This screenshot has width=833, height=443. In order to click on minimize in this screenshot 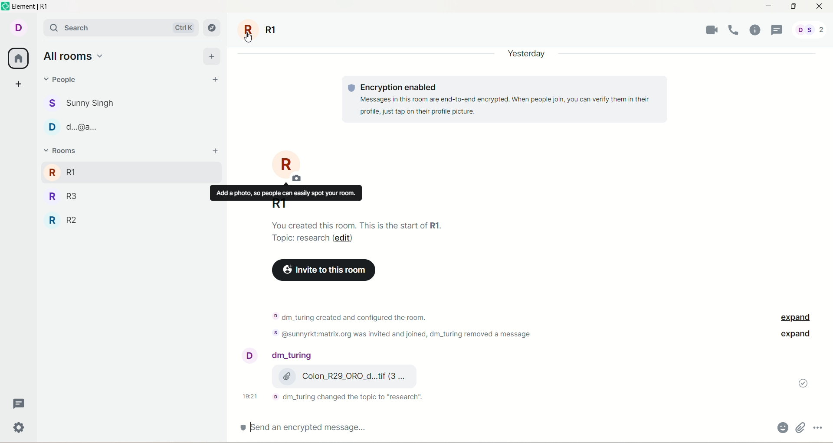, I will do `click(768, 7)`.